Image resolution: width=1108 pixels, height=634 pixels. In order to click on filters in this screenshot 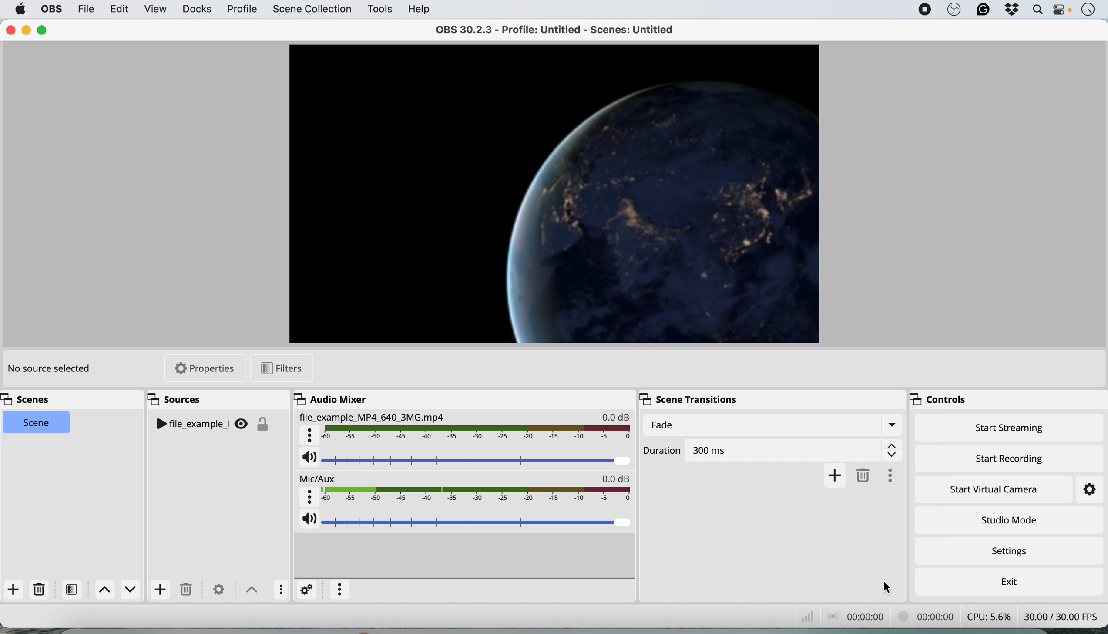, I will do `click(74, 589)`.